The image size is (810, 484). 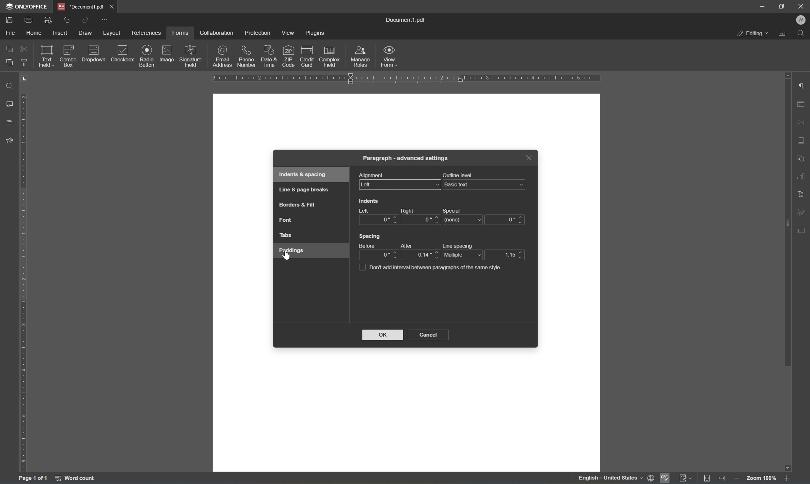 What do you see at coordinates (69, 54) in the screenshot?
I see `combo box` at bounding box center [69, 54].